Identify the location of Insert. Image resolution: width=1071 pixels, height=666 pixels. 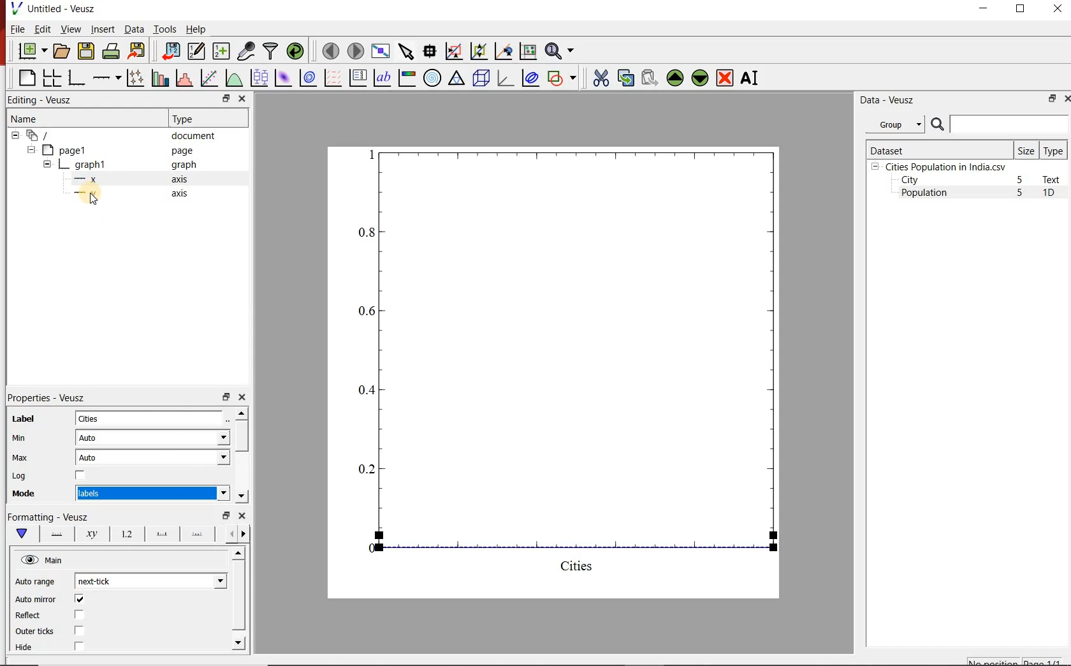
(102, 30).